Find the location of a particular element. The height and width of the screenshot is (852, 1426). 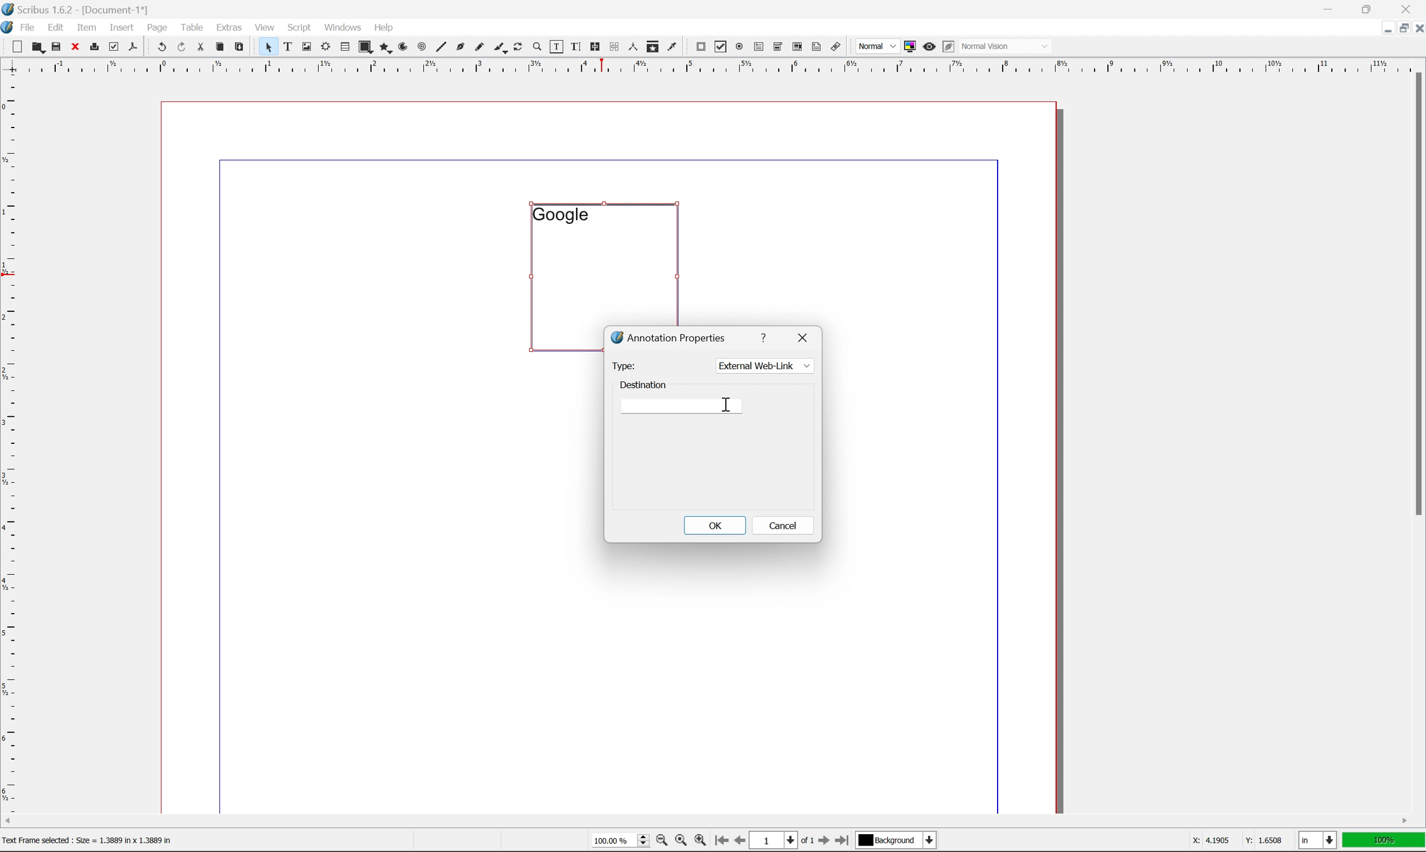

table is located at coordinates (345, 48).